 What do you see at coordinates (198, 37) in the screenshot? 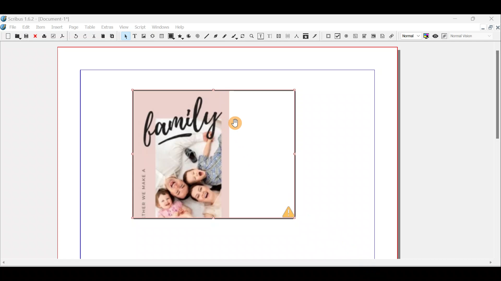
I see `Spiral` at bounding box center [198, 37].